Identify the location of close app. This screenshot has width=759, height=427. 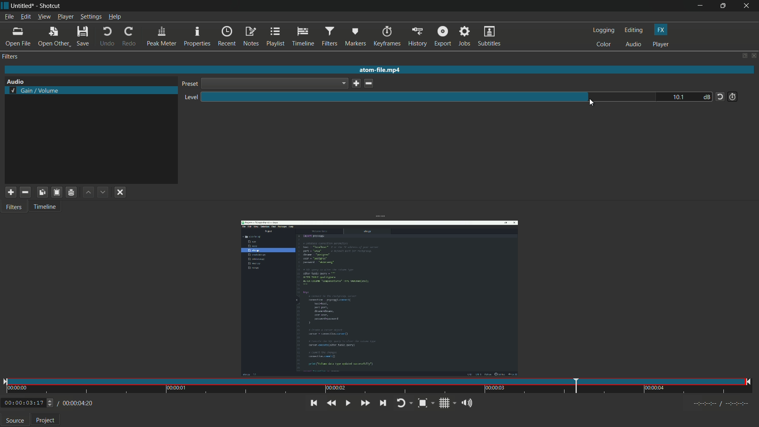
(748, 6).